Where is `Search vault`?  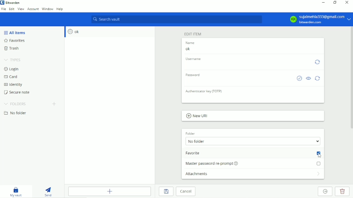 Search vault is located at coordinates (176, 19).